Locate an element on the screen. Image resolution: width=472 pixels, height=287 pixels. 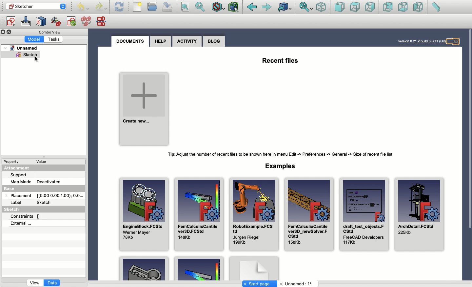
Open is located at coordinates (153, 6).